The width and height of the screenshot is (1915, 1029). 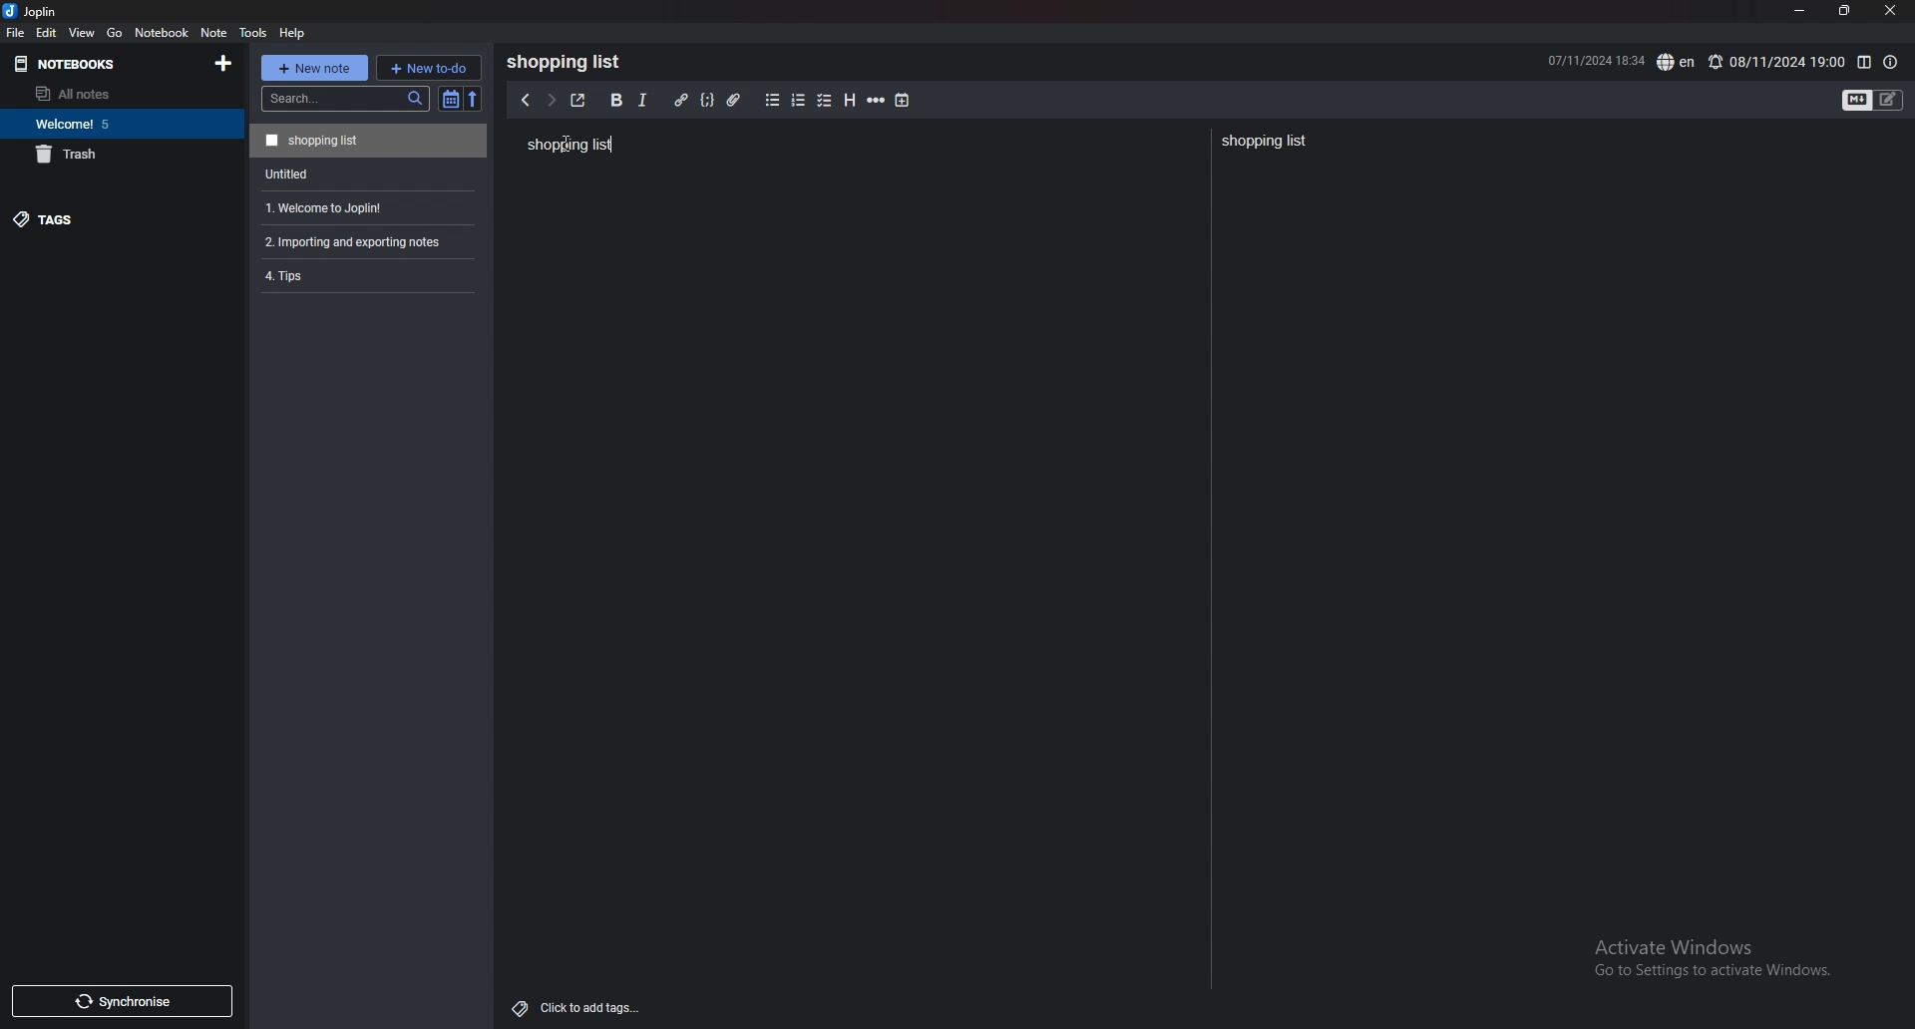 I want to click on 2. Importing and exporting notes., so click(x=366, y=239).